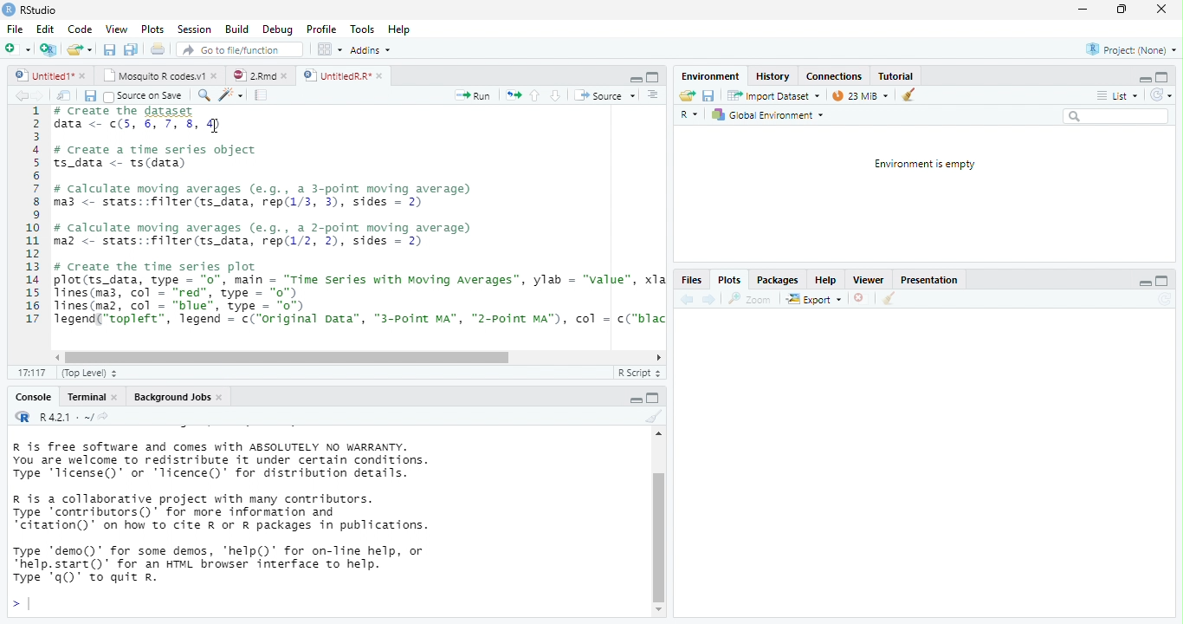 The image size is (1183, 624). I want to click on Connections, so click(833, 76).